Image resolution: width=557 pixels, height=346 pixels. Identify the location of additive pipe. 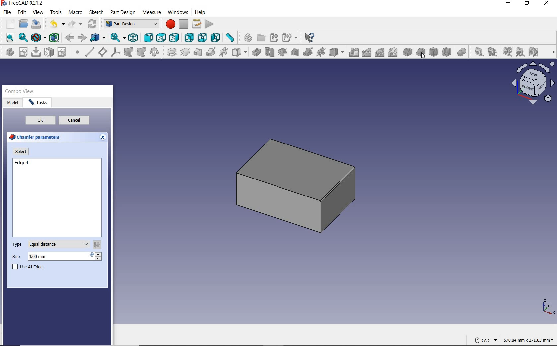
(211, 52).